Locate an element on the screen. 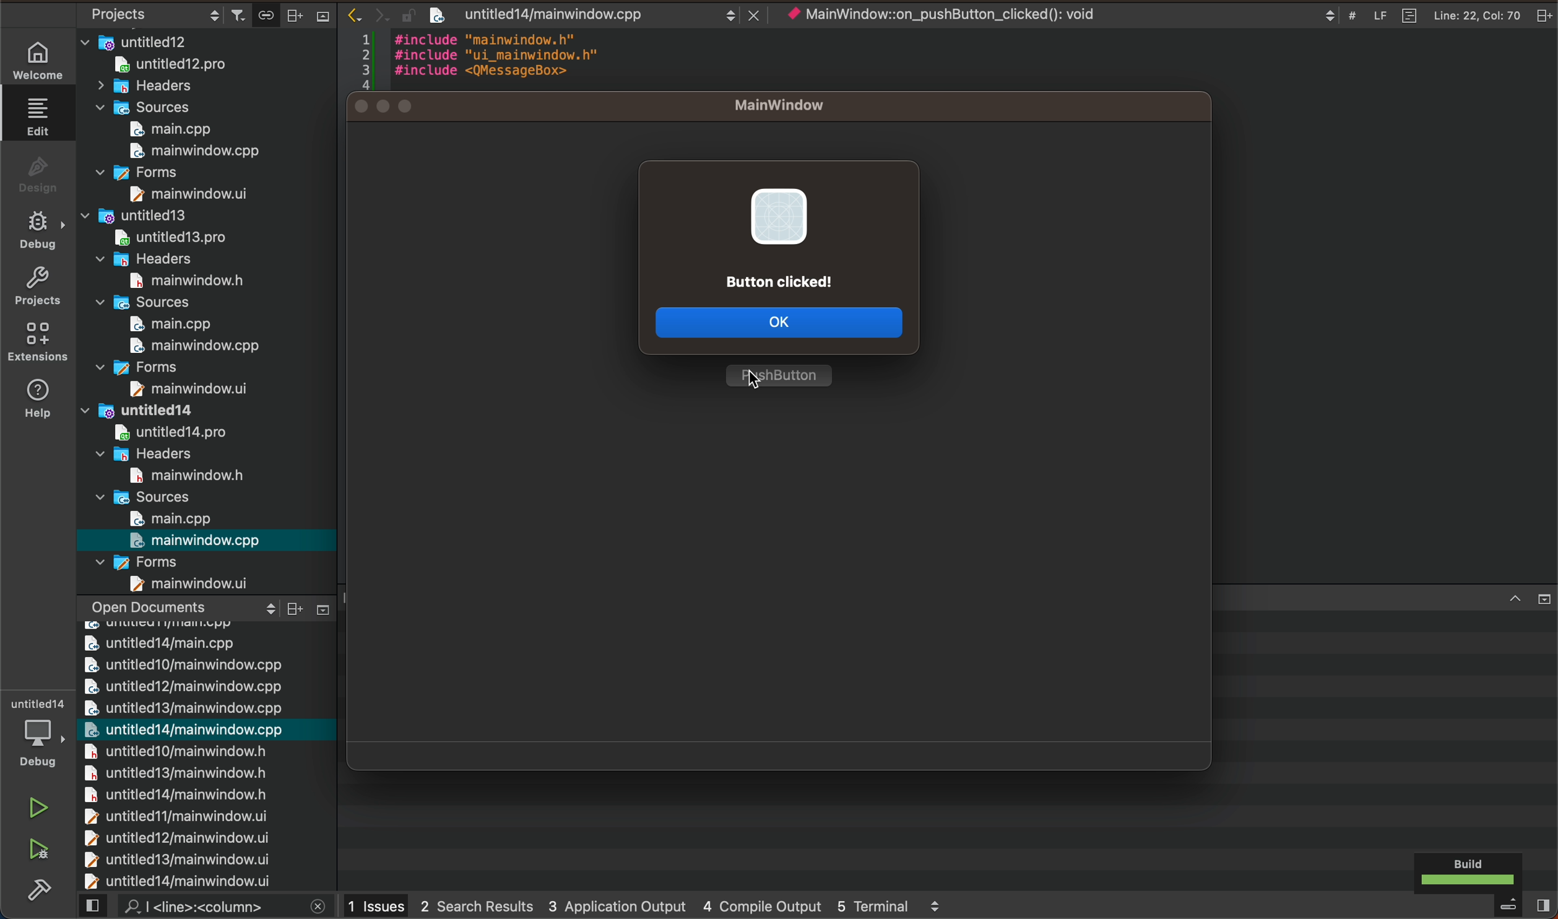 Image resolution: width=1558 pixels, height=919 pixels. forms is located at coordinates (142, 174).